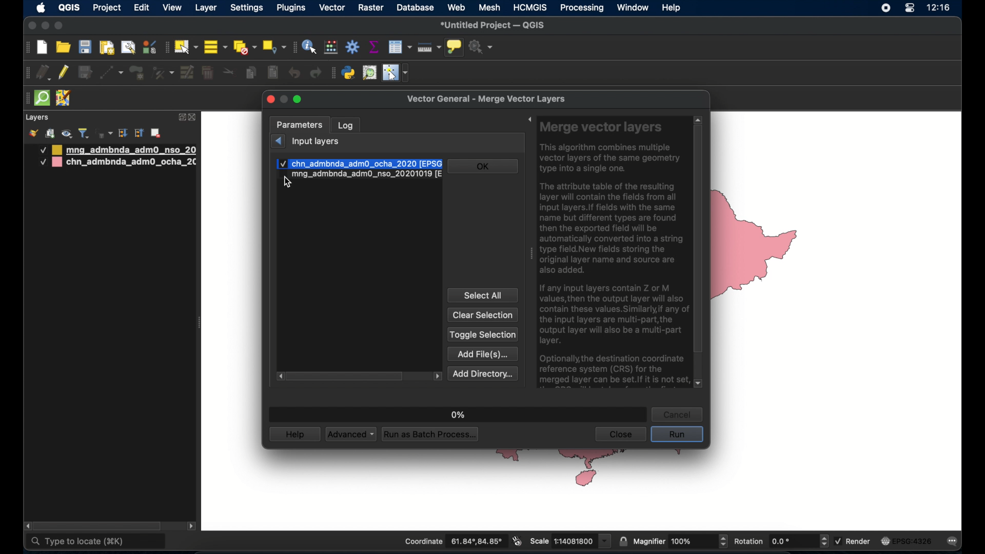  Describe the element at coordinates (293, 8) in the screenshot. I see `plugins` at that location.